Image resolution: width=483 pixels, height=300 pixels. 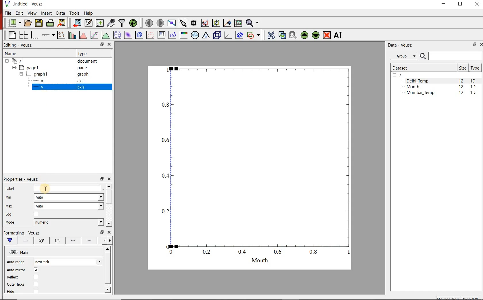 I want to click on Type, so click(x=475, y=68).